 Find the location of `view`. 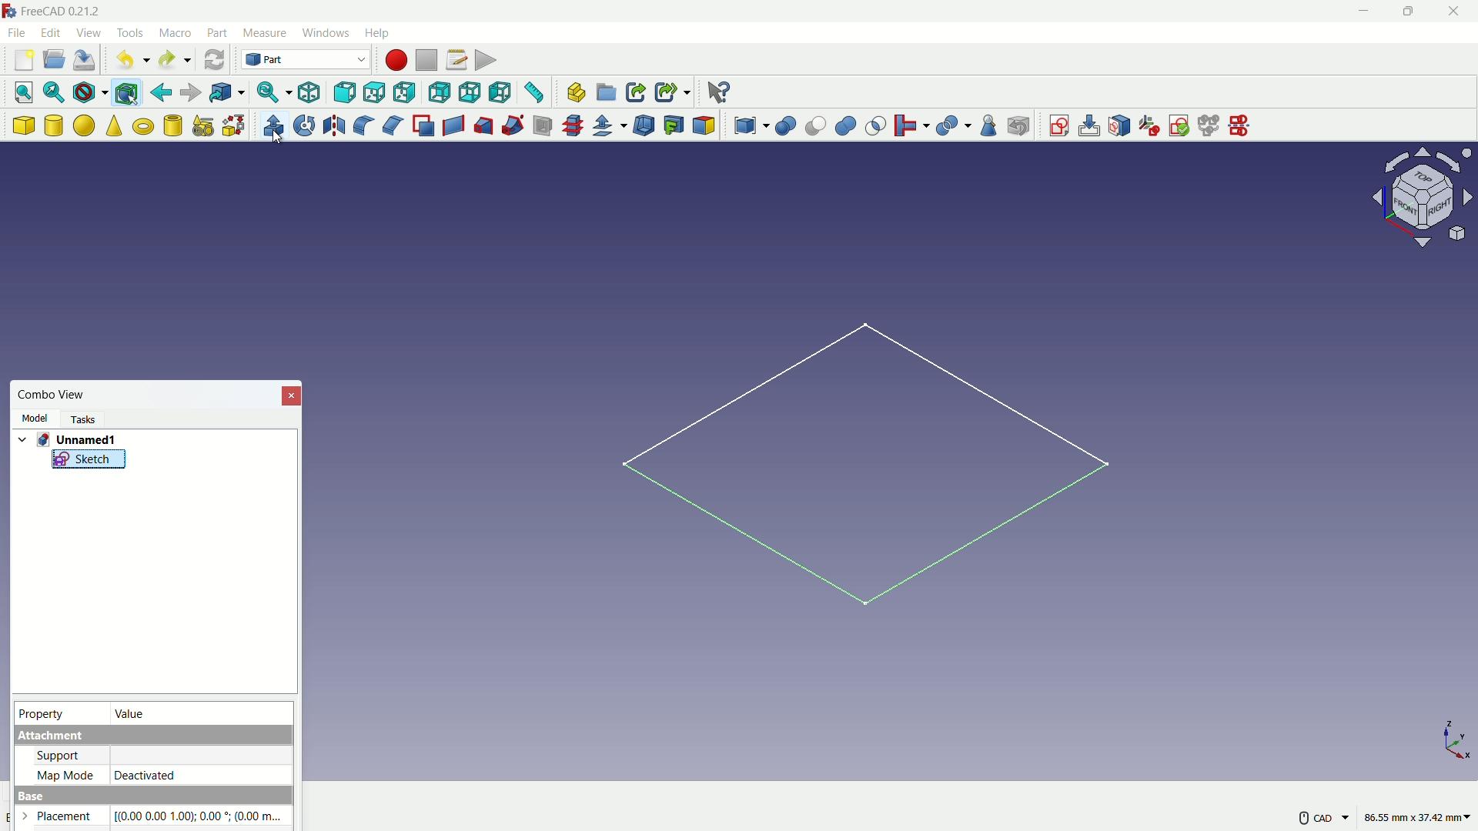

view is located at coordinates (88, 31).